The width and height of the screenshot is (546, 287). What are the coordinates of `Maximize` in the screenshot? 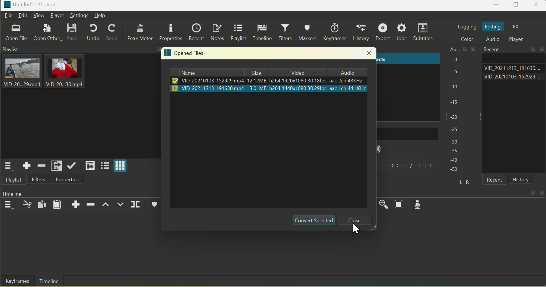 It's located at (517, 5).